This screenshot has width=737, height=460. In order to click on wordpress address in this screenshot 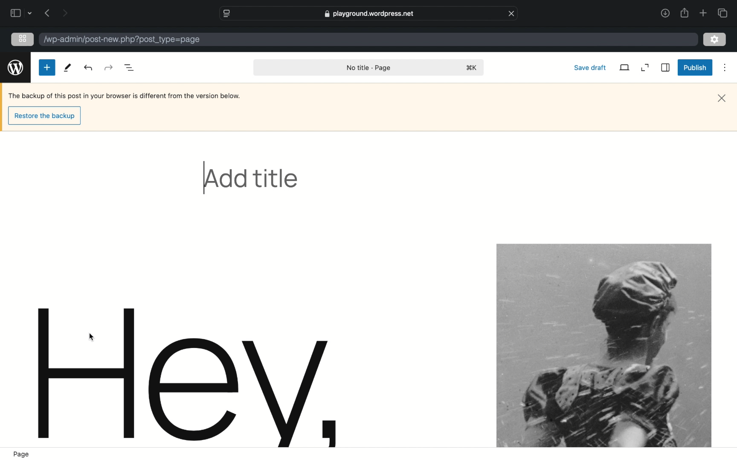, I will do `click(122, 40)`.